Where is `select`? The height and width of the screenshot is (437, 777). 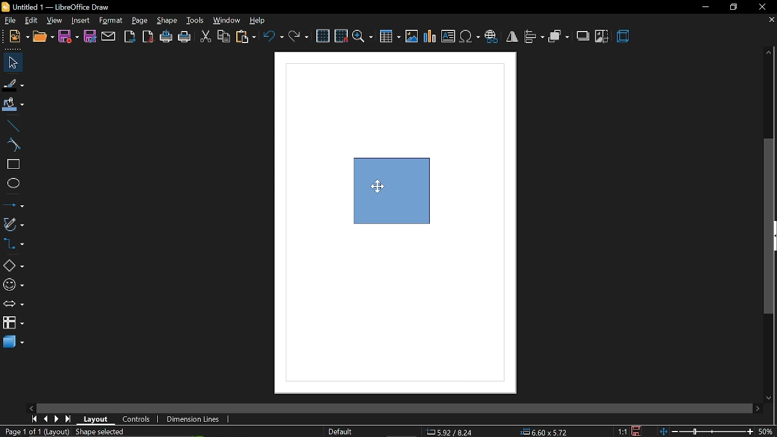
select is located at coordinates (13, 63).